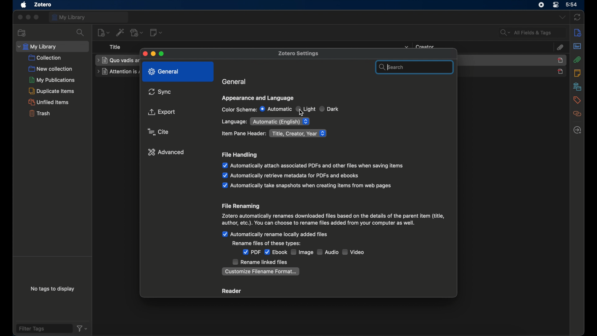 The width and height of the screenshot is (597, 336). I want to click on general, so click(236, 81).